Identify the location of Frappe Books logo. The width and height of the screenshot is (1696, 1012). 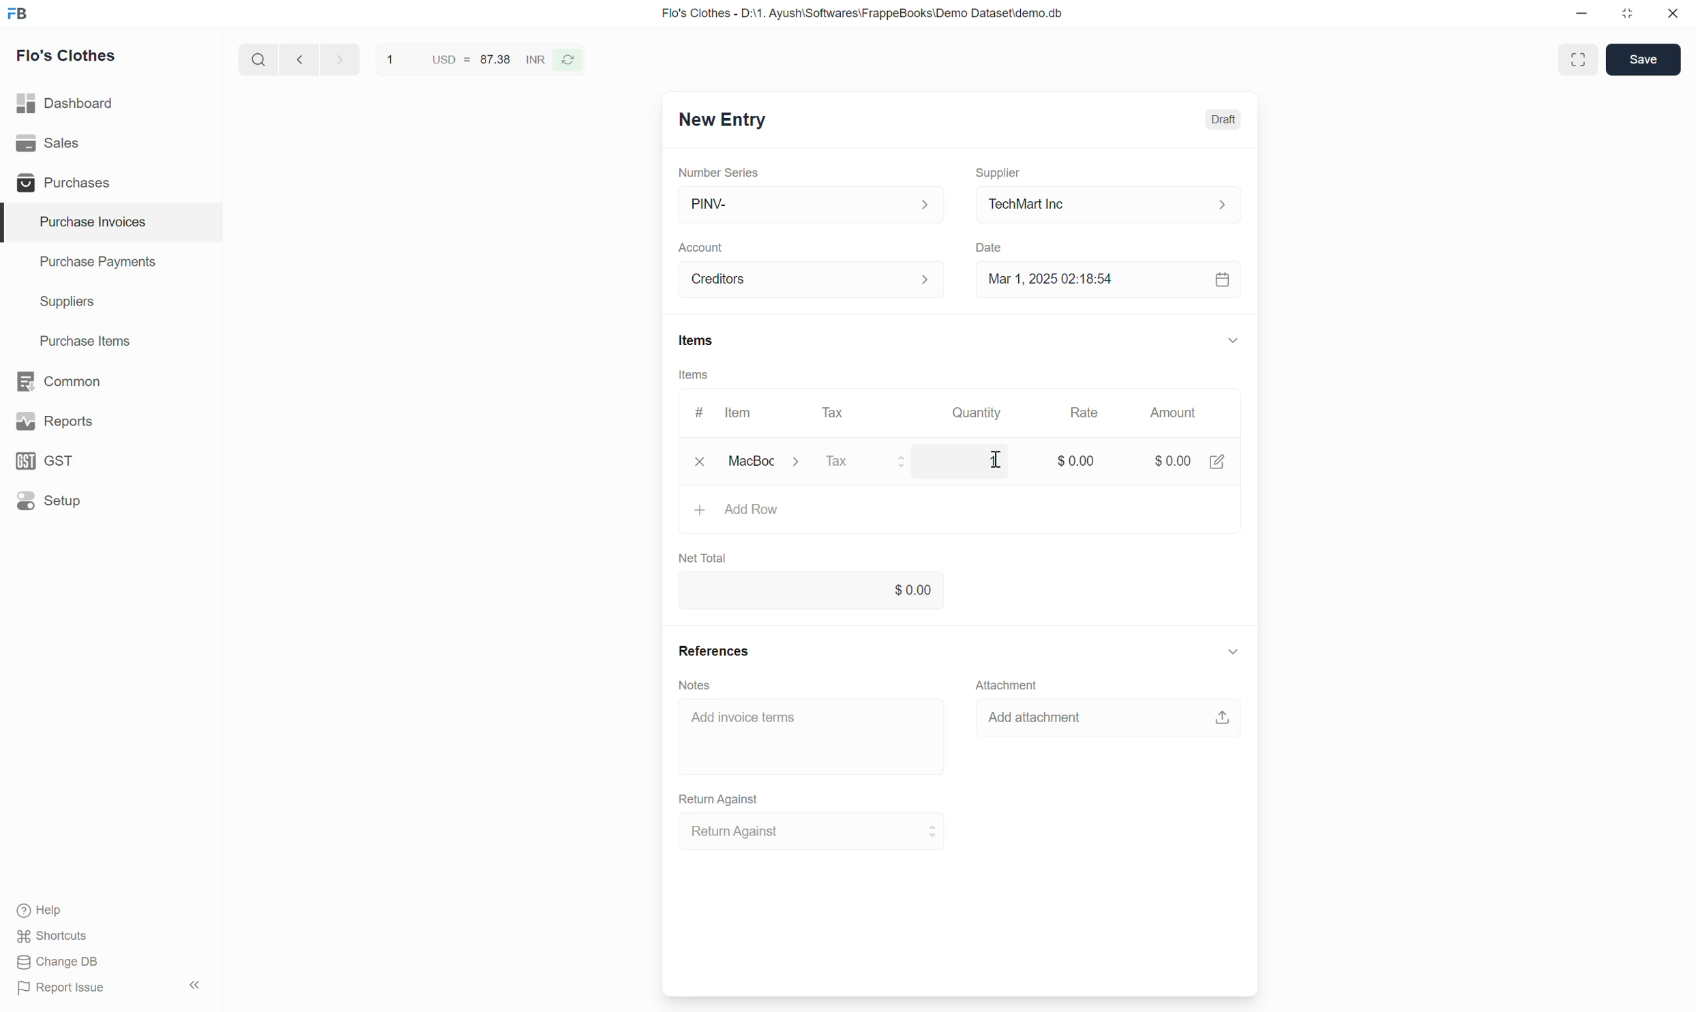
(17, 13).